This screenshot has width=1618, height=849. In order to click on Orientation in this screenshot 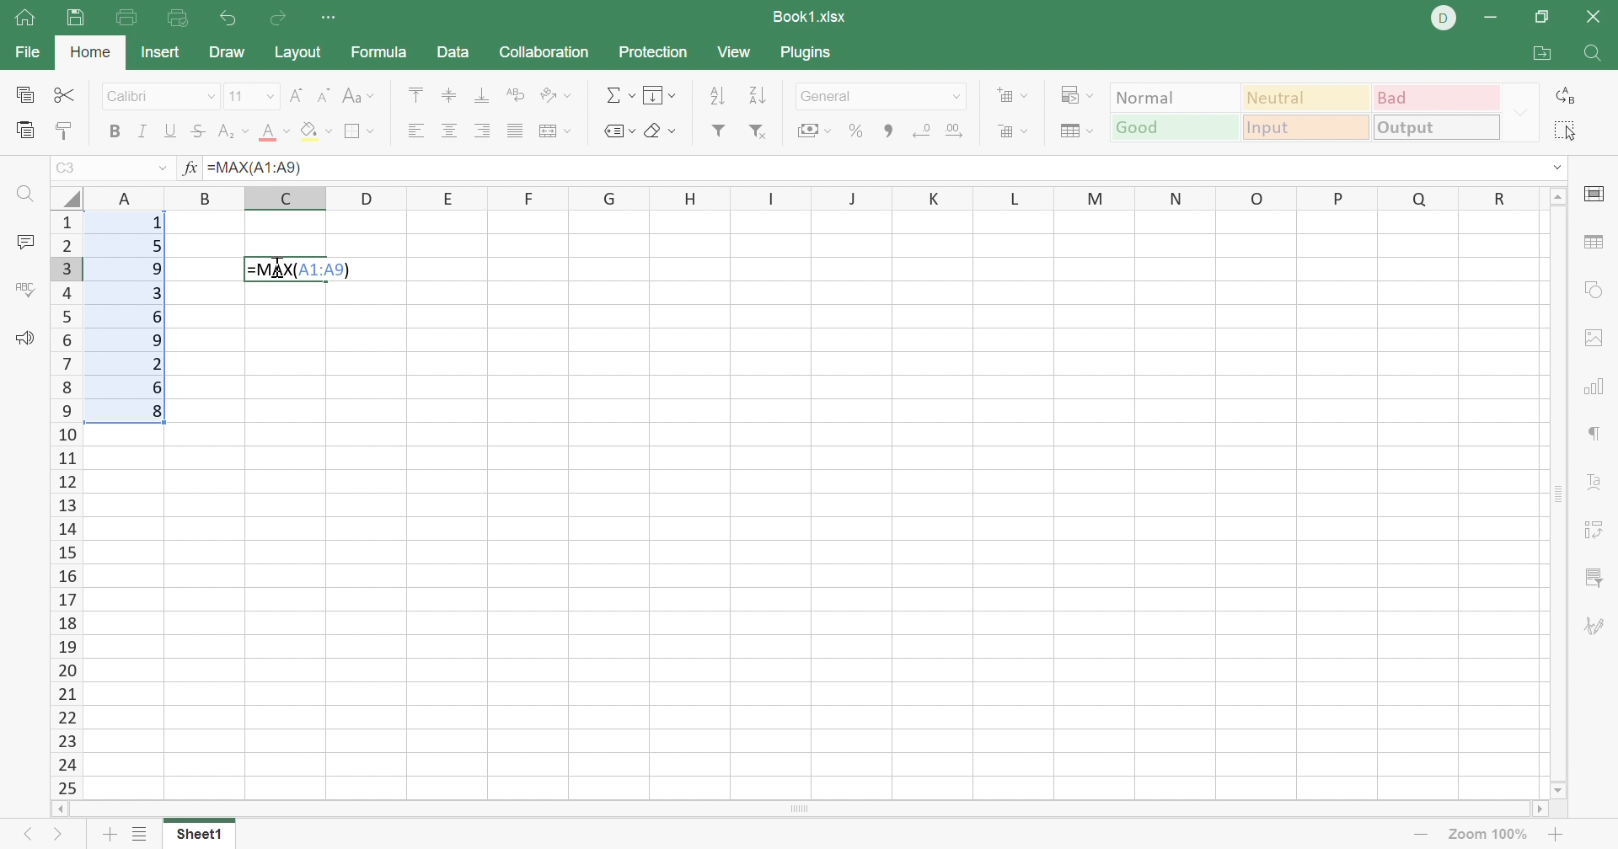, I will do `click(558, 98)`.